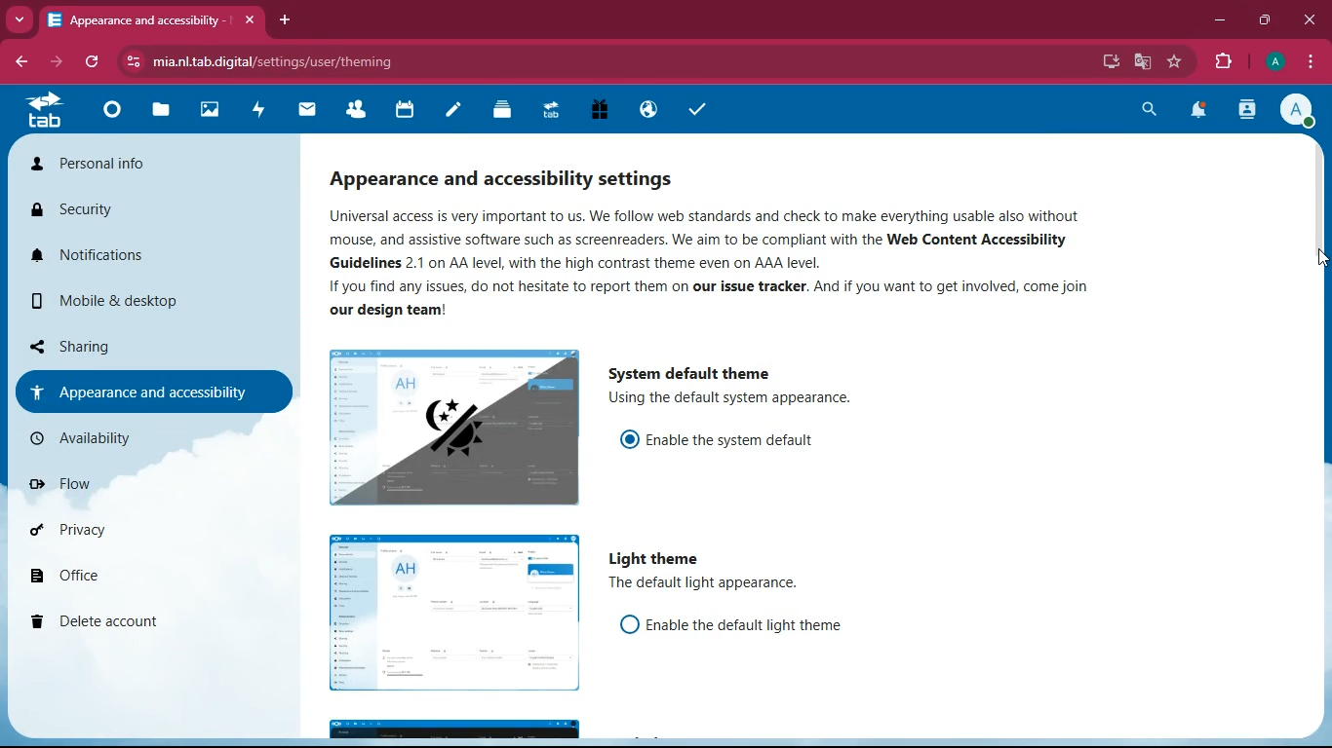  I want to click on home, so click(107, 116).